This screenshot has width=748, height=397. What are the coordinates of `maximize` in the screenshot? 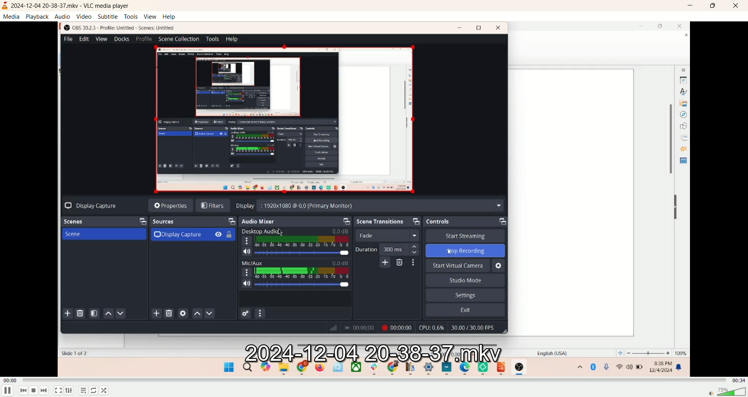 It's located at (713, 7).